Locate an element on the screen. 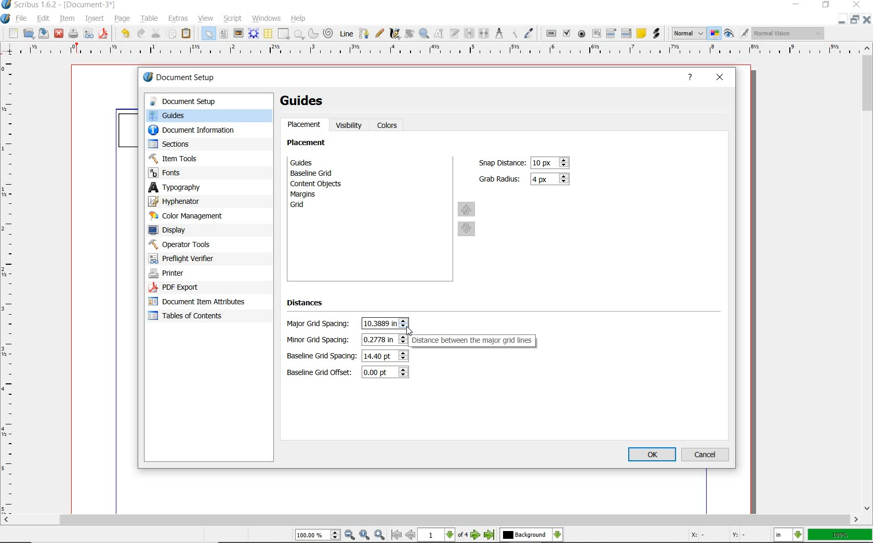 This screenshot has height=543, width=873. paste is located at coordinates (188, 34).